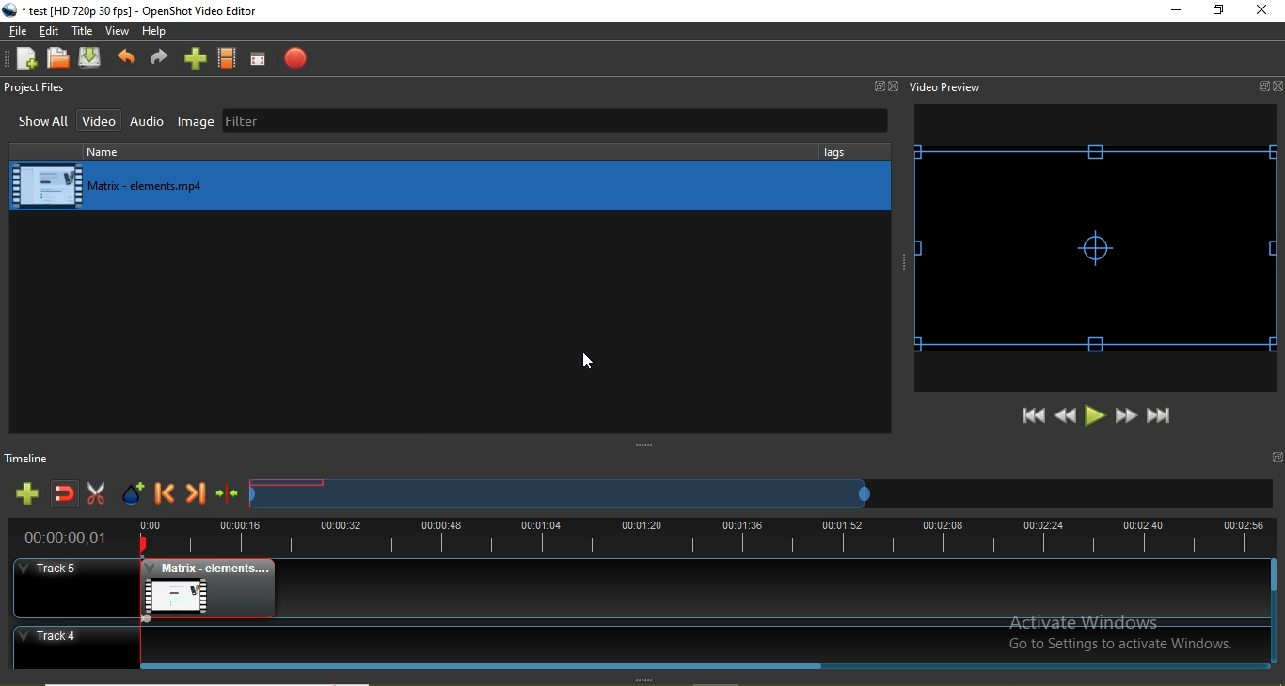  Describe the element at coordinates (896, 86) in the screenshot. I see `Close` at that location.